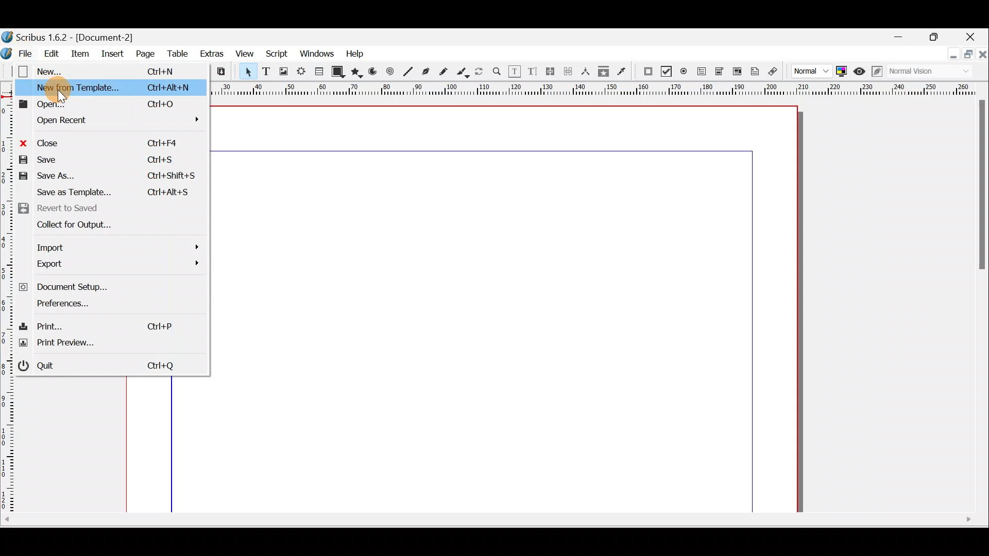  I want to click on Minimise, so click(950, 58).